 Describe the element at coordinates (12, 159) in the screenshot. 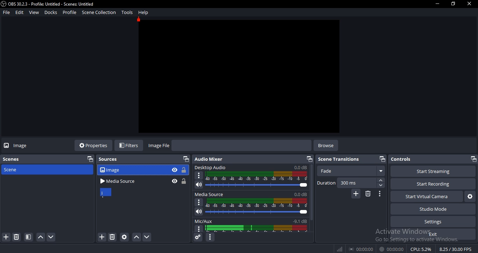

I see `scene` at that location.